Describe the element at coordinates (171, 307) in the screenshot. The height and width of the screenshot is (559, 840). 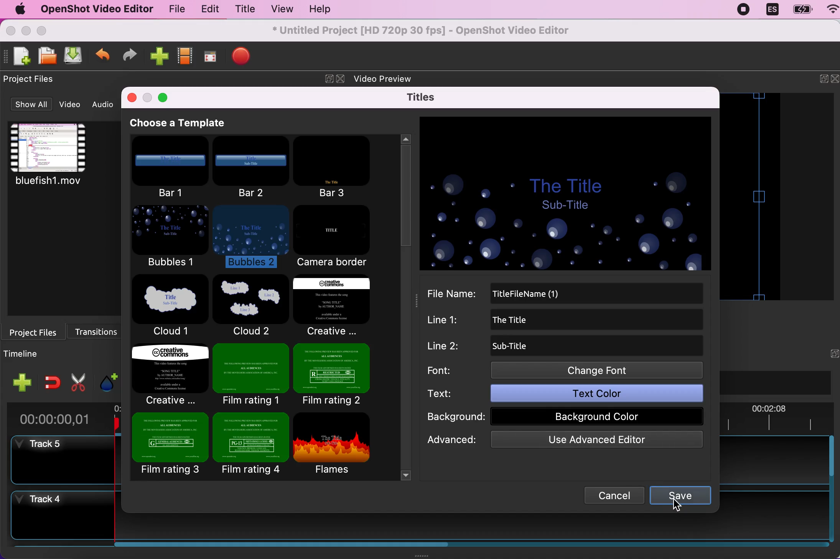
I see `cloud 1` at that location.